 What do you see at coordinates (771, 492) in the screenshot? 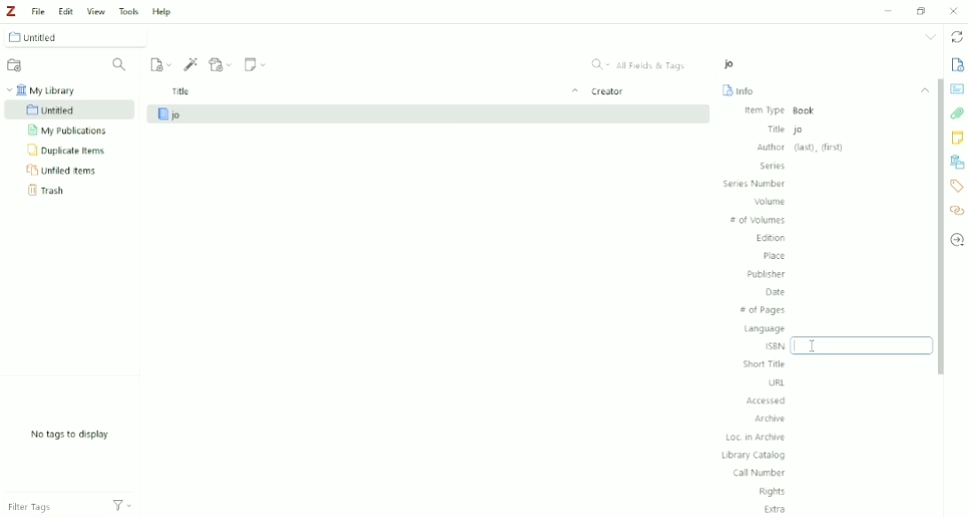
I see `Rights` at bounding box center [771, 492].